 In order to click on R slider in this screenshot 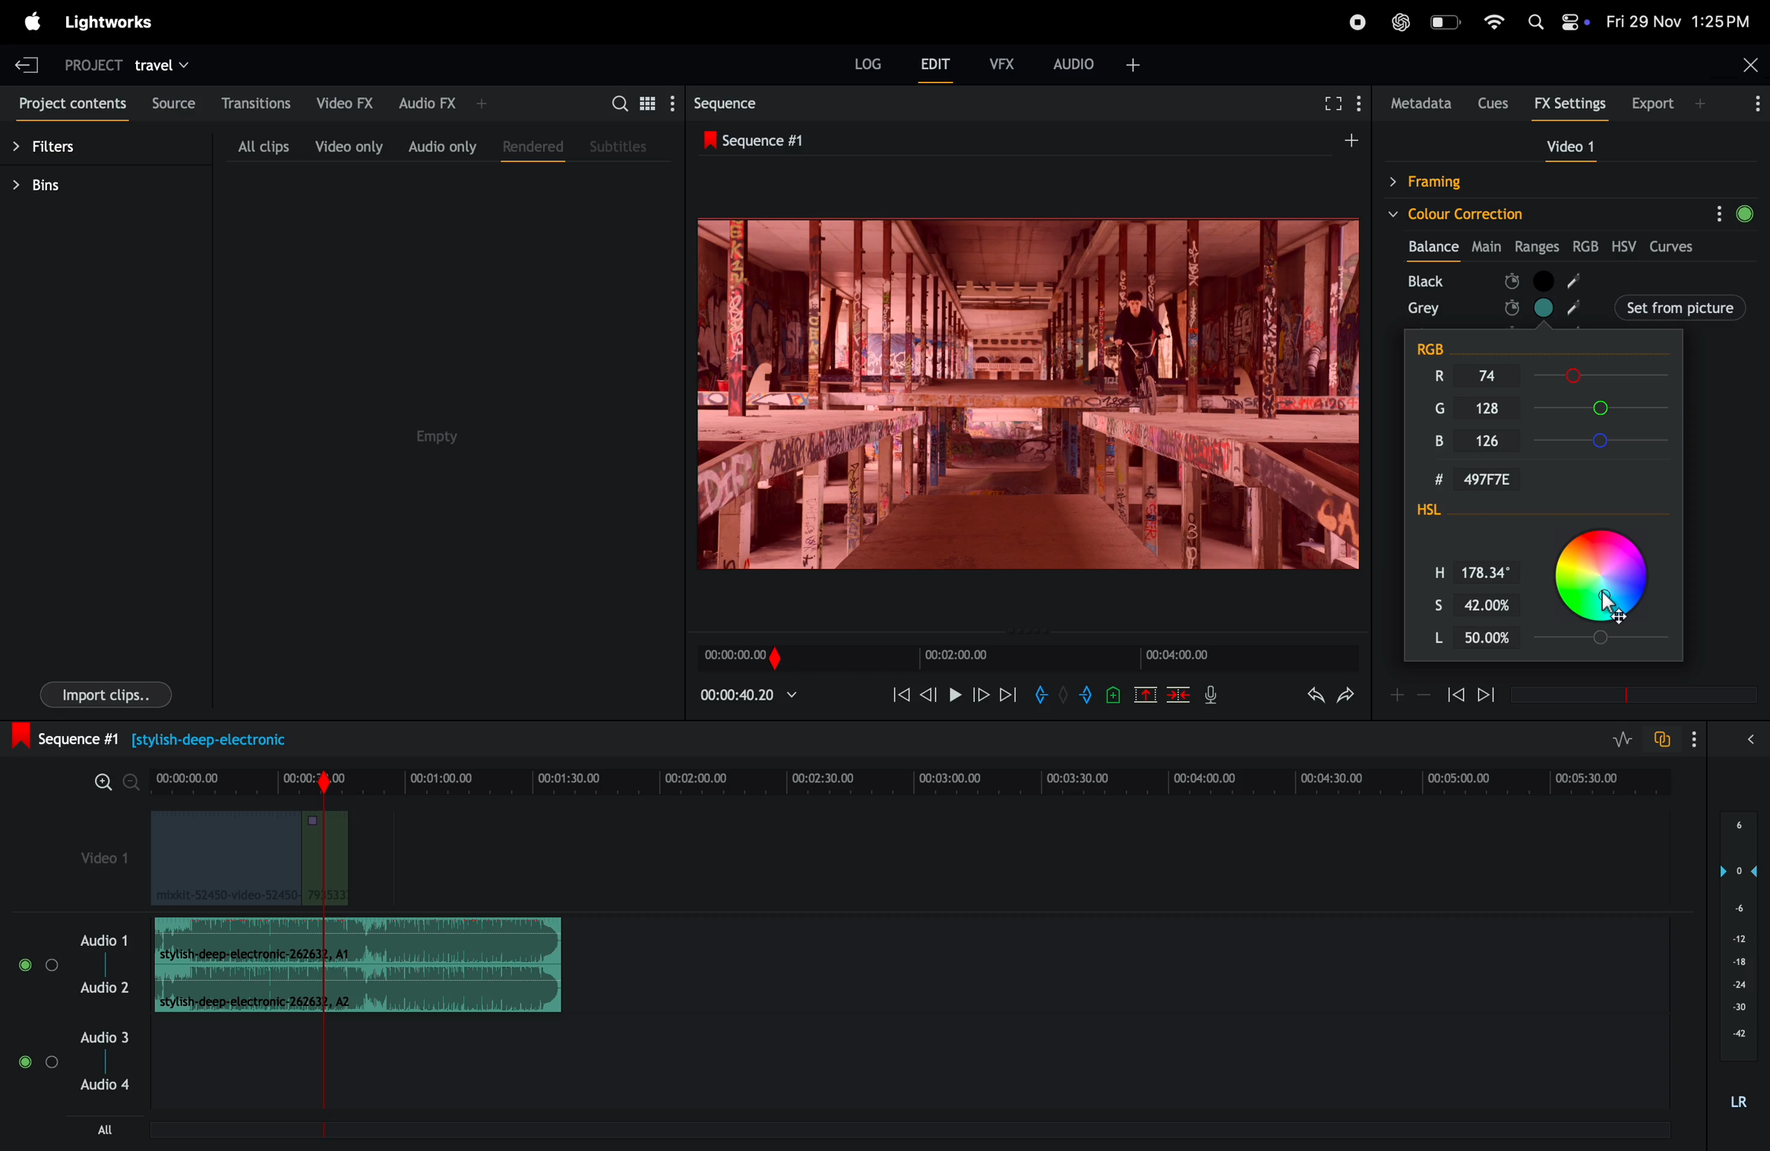, I will do `click(1604, 376)`.